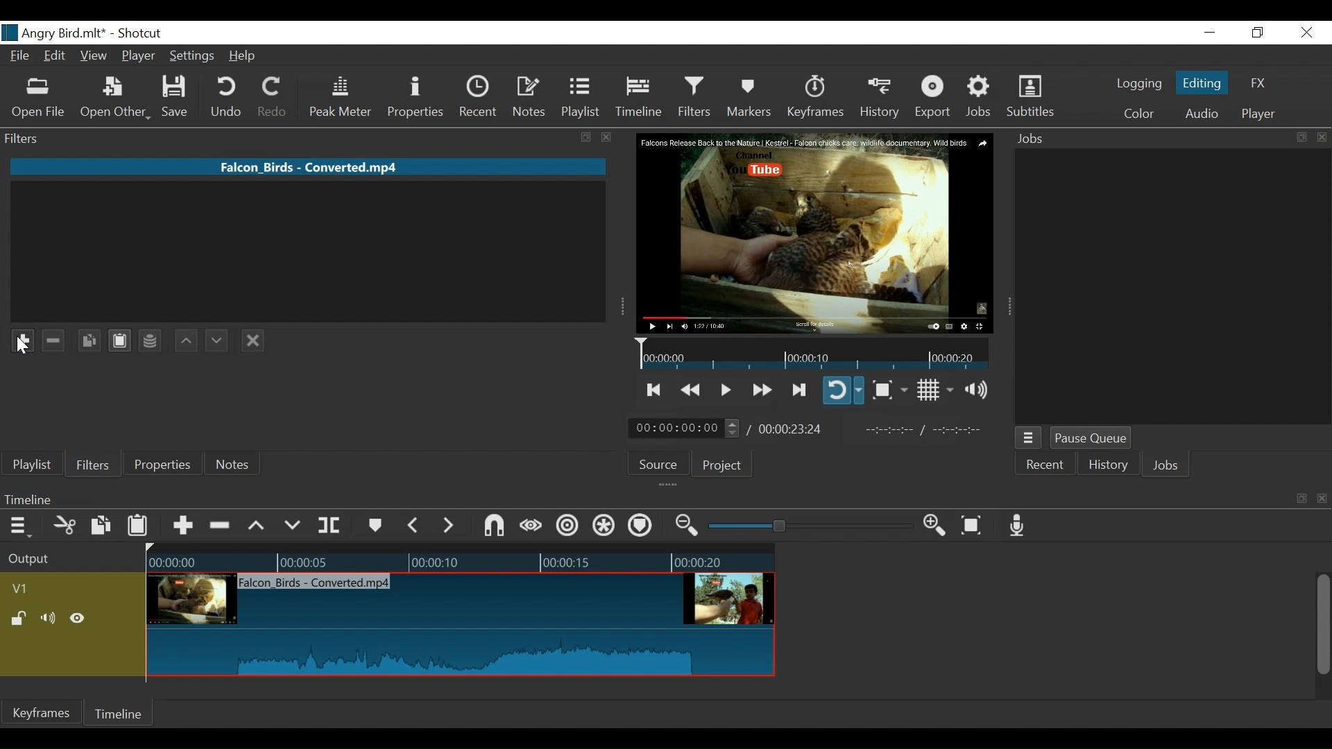 The image size is (1332, 749). What do you see at coordinates (176, 431) in the screenshot?
I see `Update` at bounding box center [176, 431].